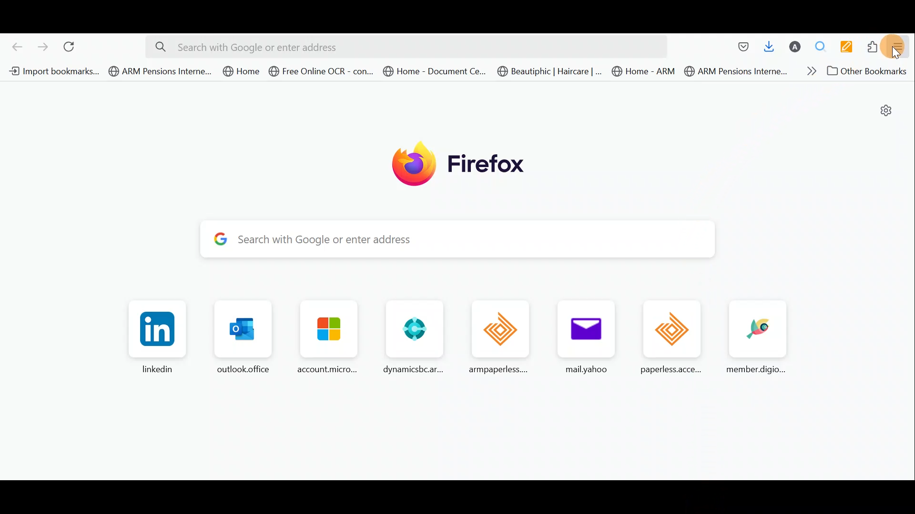 The height and width of the screenshot is (514, 915). I want to click on Go back one page, so click(14, 46).